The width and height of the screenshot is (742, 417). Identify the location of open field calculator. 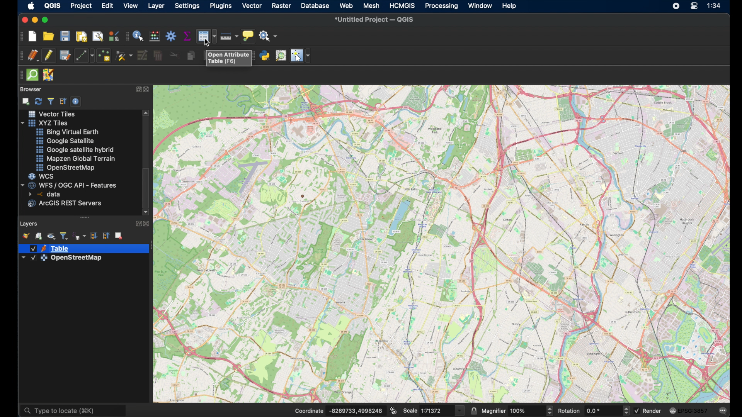
(154, 35).